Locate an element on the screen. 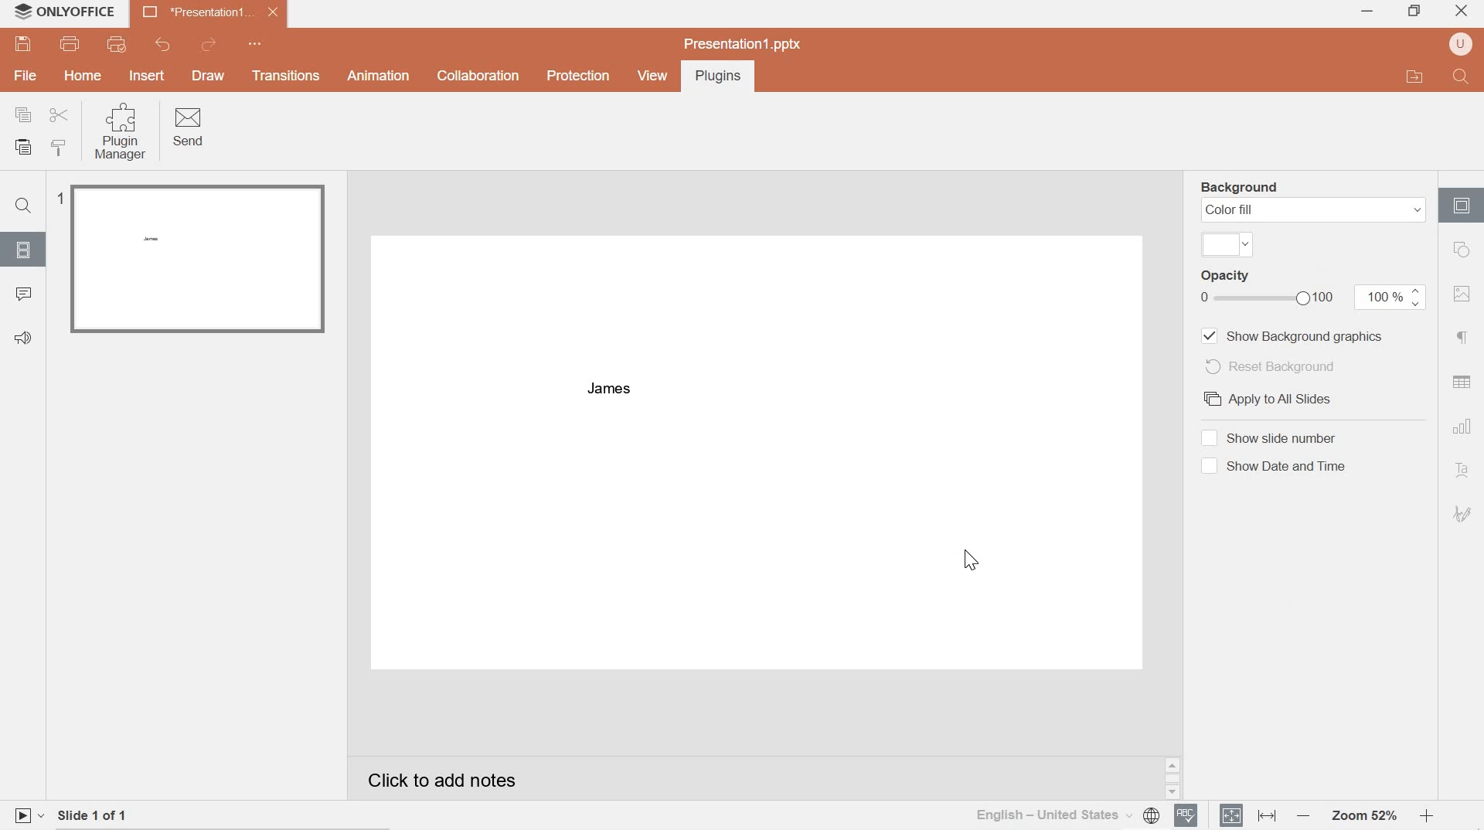  copy is located at coordinates (23, 114).